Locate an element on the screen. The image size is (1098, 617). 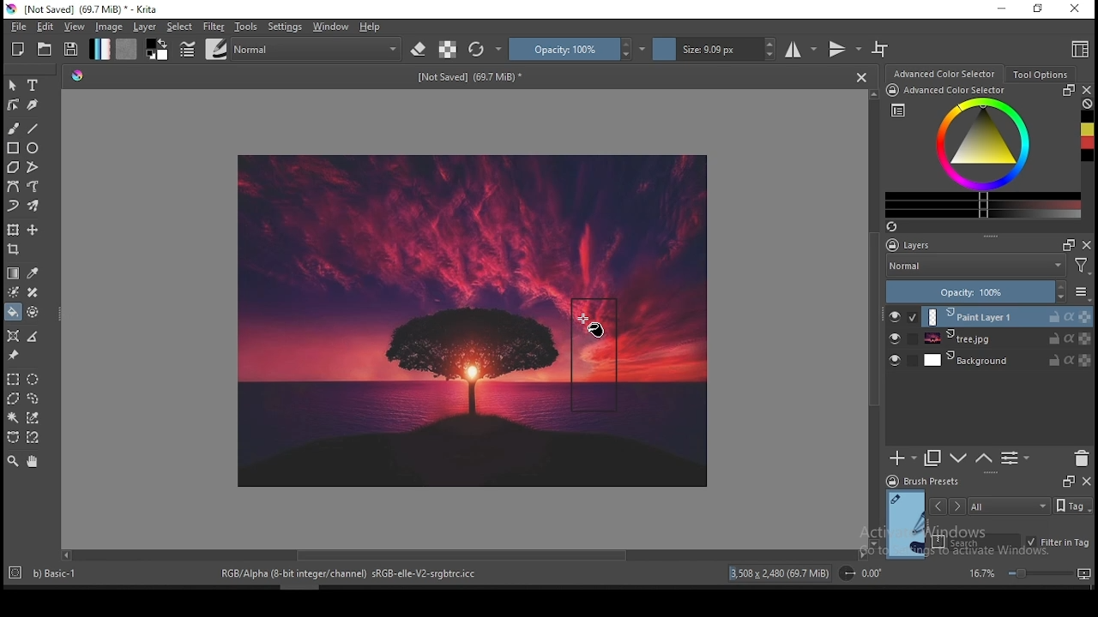
wrap around mode is located at coordinates (881, 49).